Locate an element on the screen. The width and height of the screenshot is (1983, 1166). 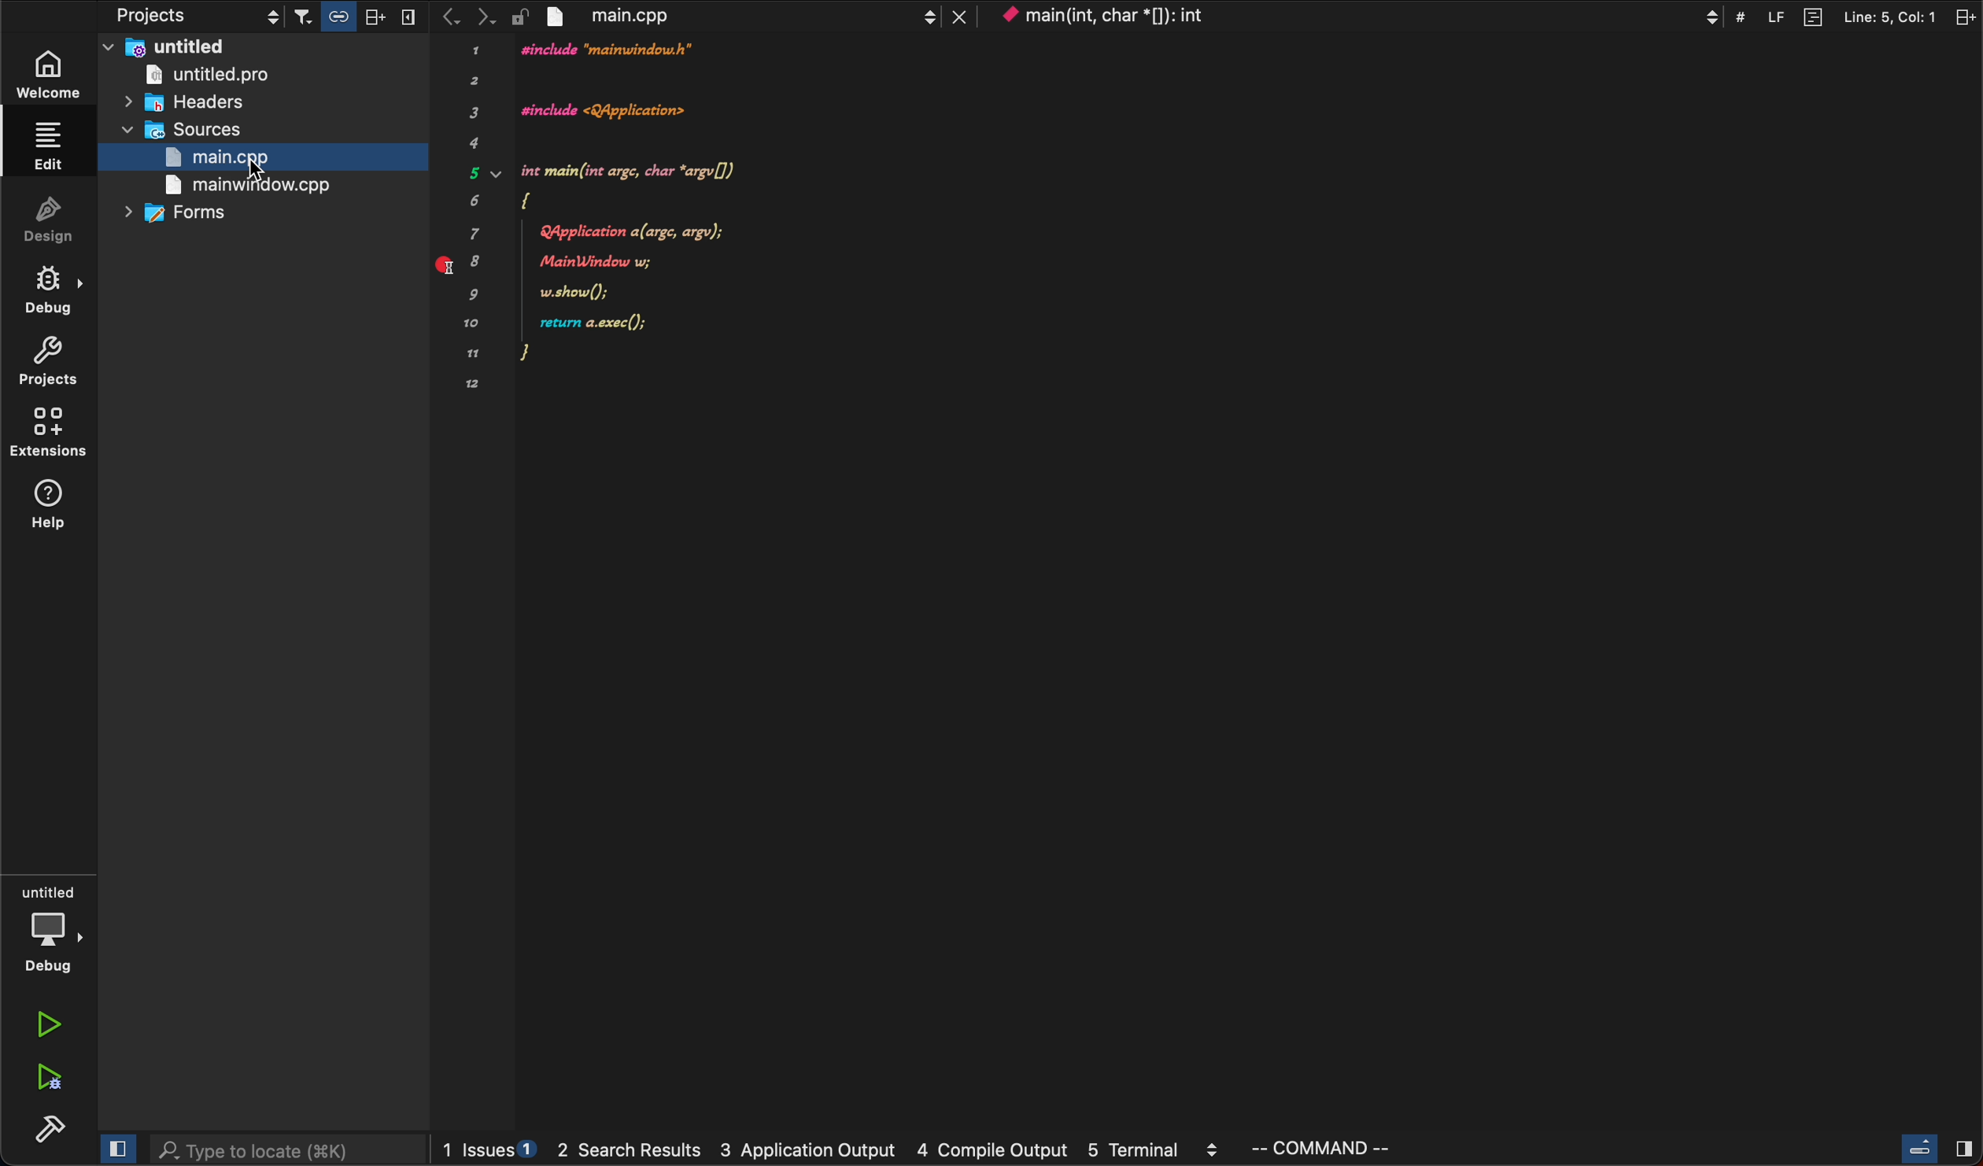
main world>cpp is located at coordinates (240, 185).